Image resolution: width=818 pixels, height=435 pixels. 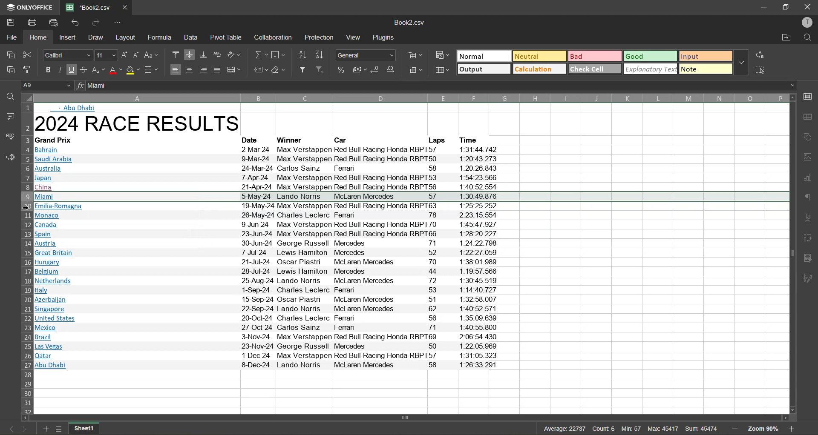 What do you see at coordinates (8, 157) in the screenshot?
I see `feedback` at bounding box center [8, 157].